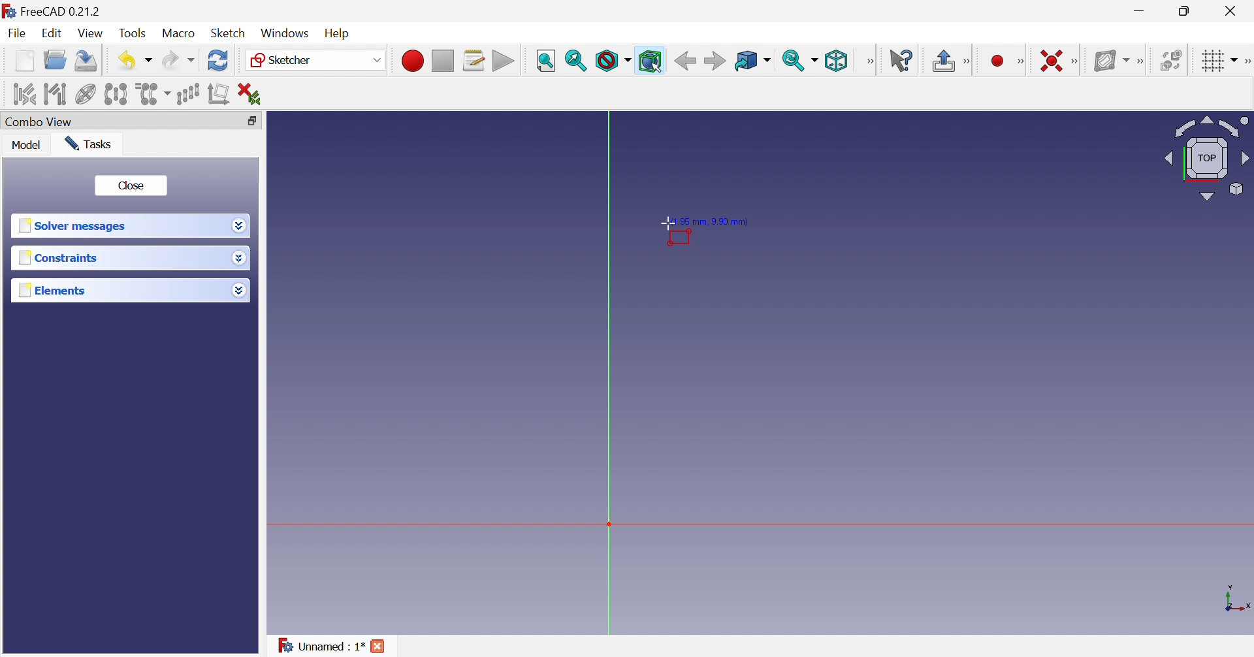  I want to click on What's this, so click(905, 60).